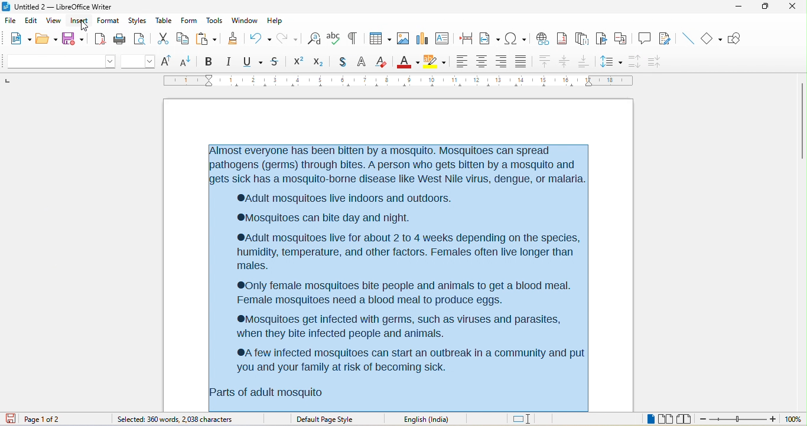 Image resolution: width=807 pixels, height=426 pixels. I want to click on align bottom, so click(583, 61).